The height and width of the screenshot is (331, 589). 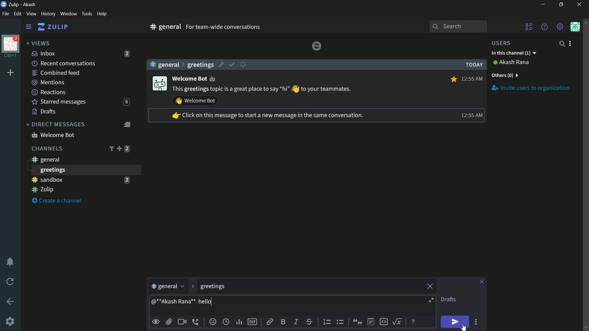 What do you see at coordinates (86, 170) in the screenshot?
I see `greeting channel` at bounding box center [86, 170].